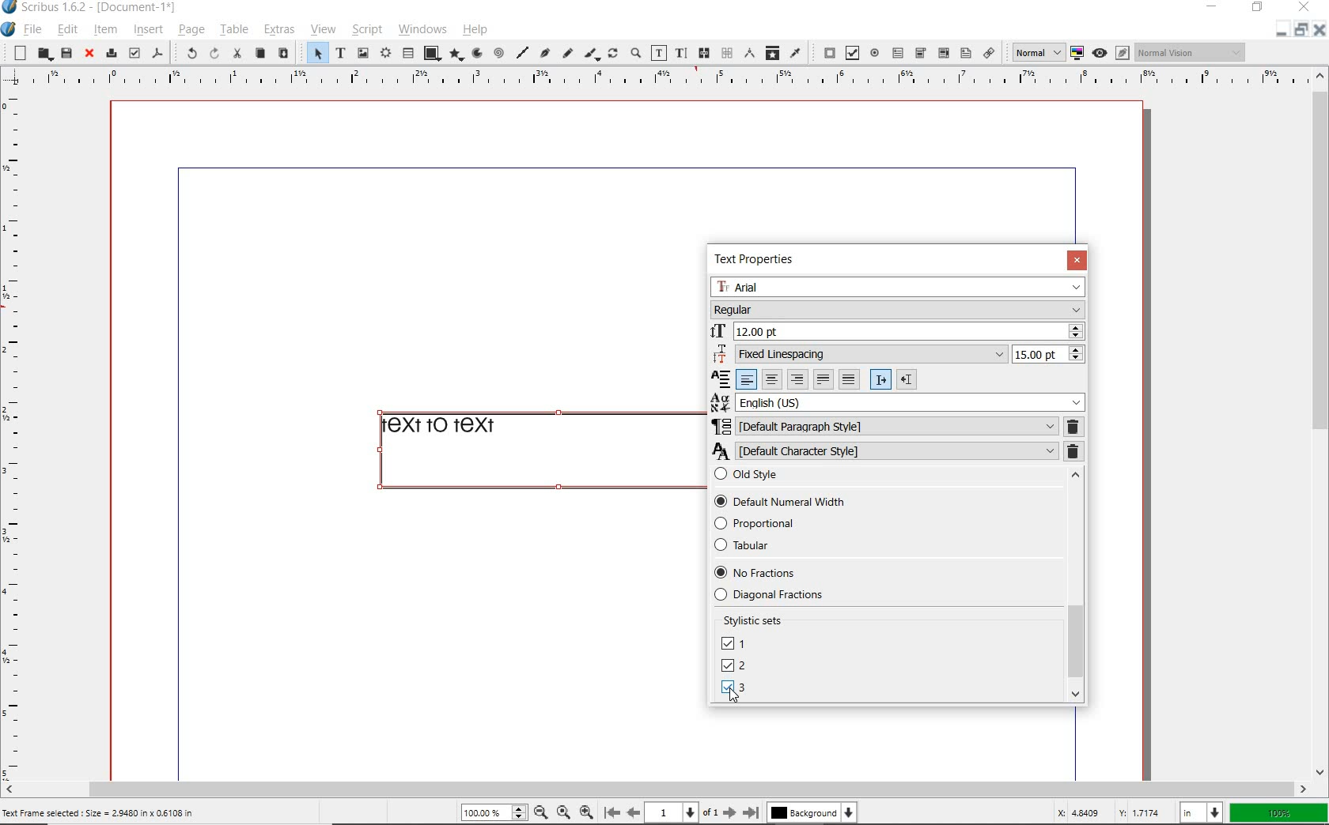 This screenshot has height=825, width=1329. I want to click on Right to left paragraph, so click(907, 379).